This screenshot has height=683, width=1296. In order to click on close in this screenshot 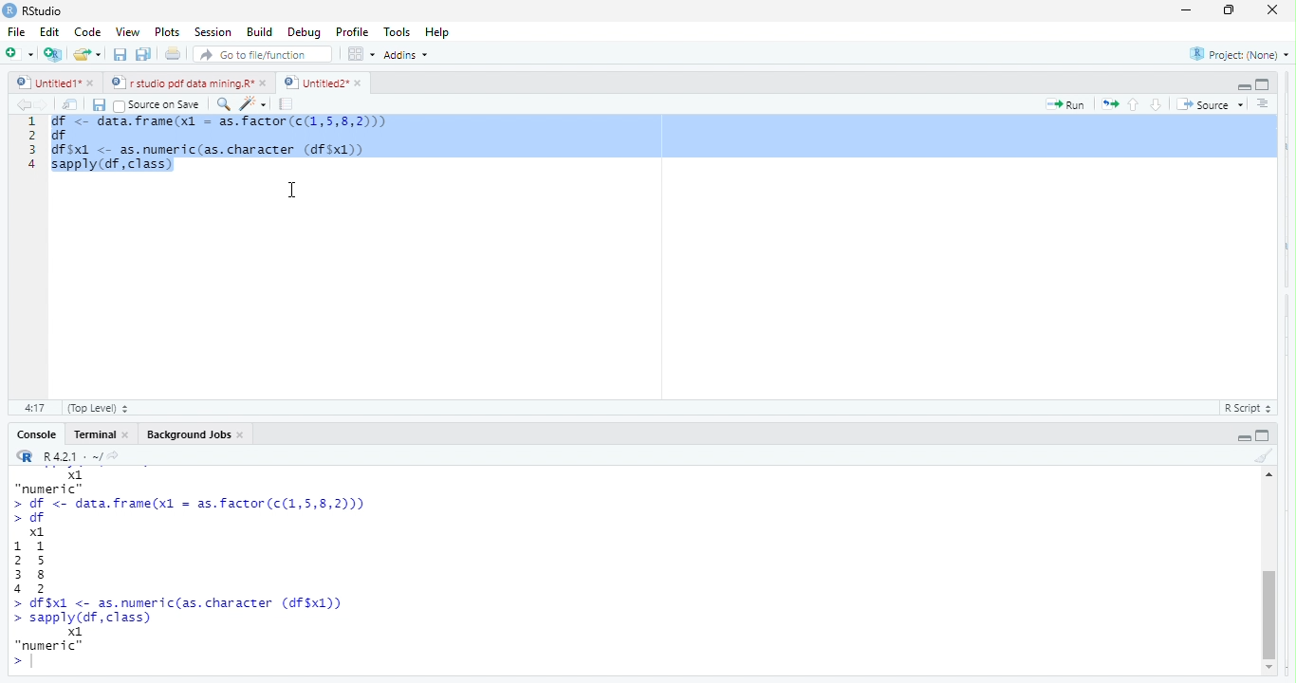, I will do `click(245, 435)`.